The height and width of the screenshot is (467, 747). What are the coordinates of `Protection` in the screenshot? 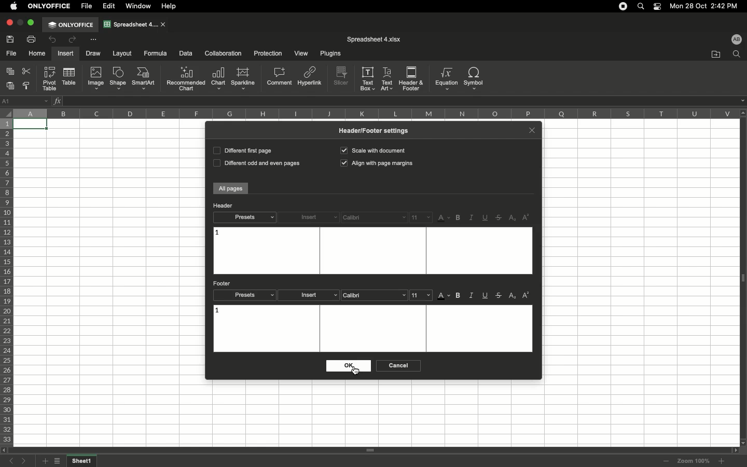 It's located at (266, 53).